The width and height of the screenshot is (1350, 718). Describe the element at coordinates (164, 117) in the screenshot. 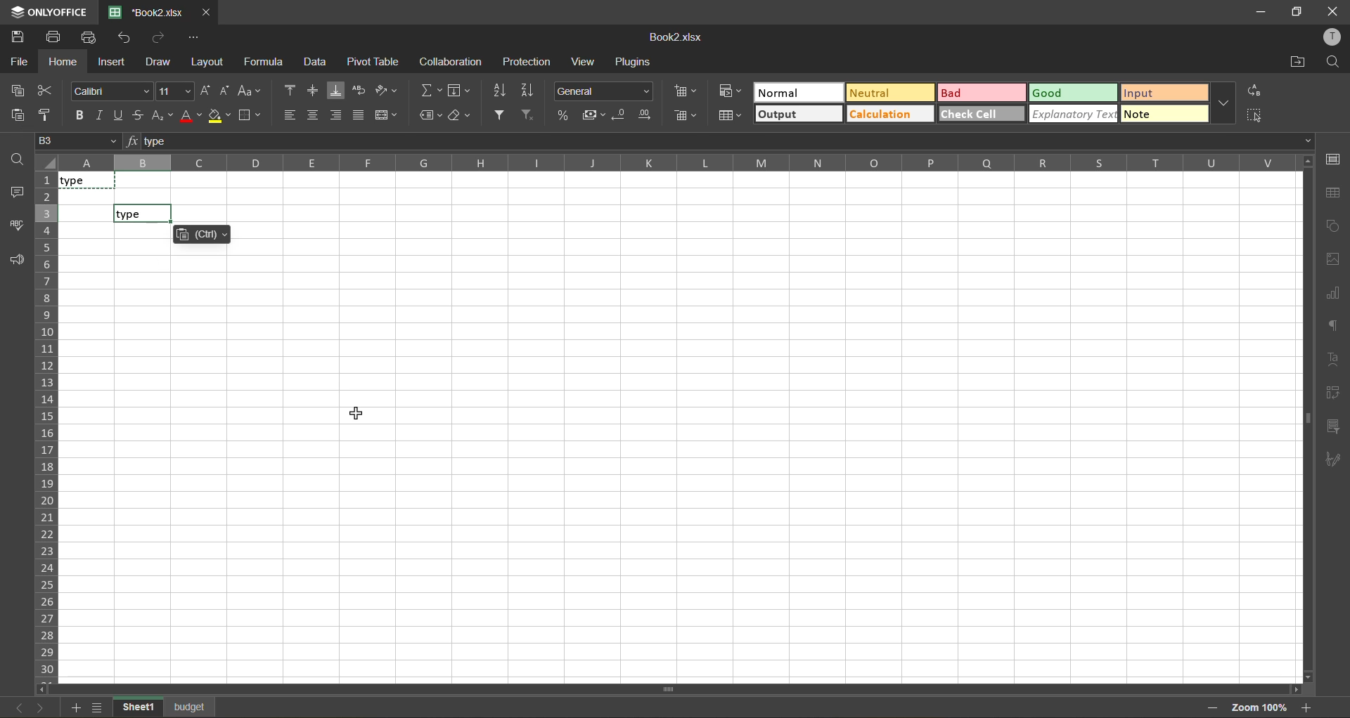

I see `sub/superscript` at that location.